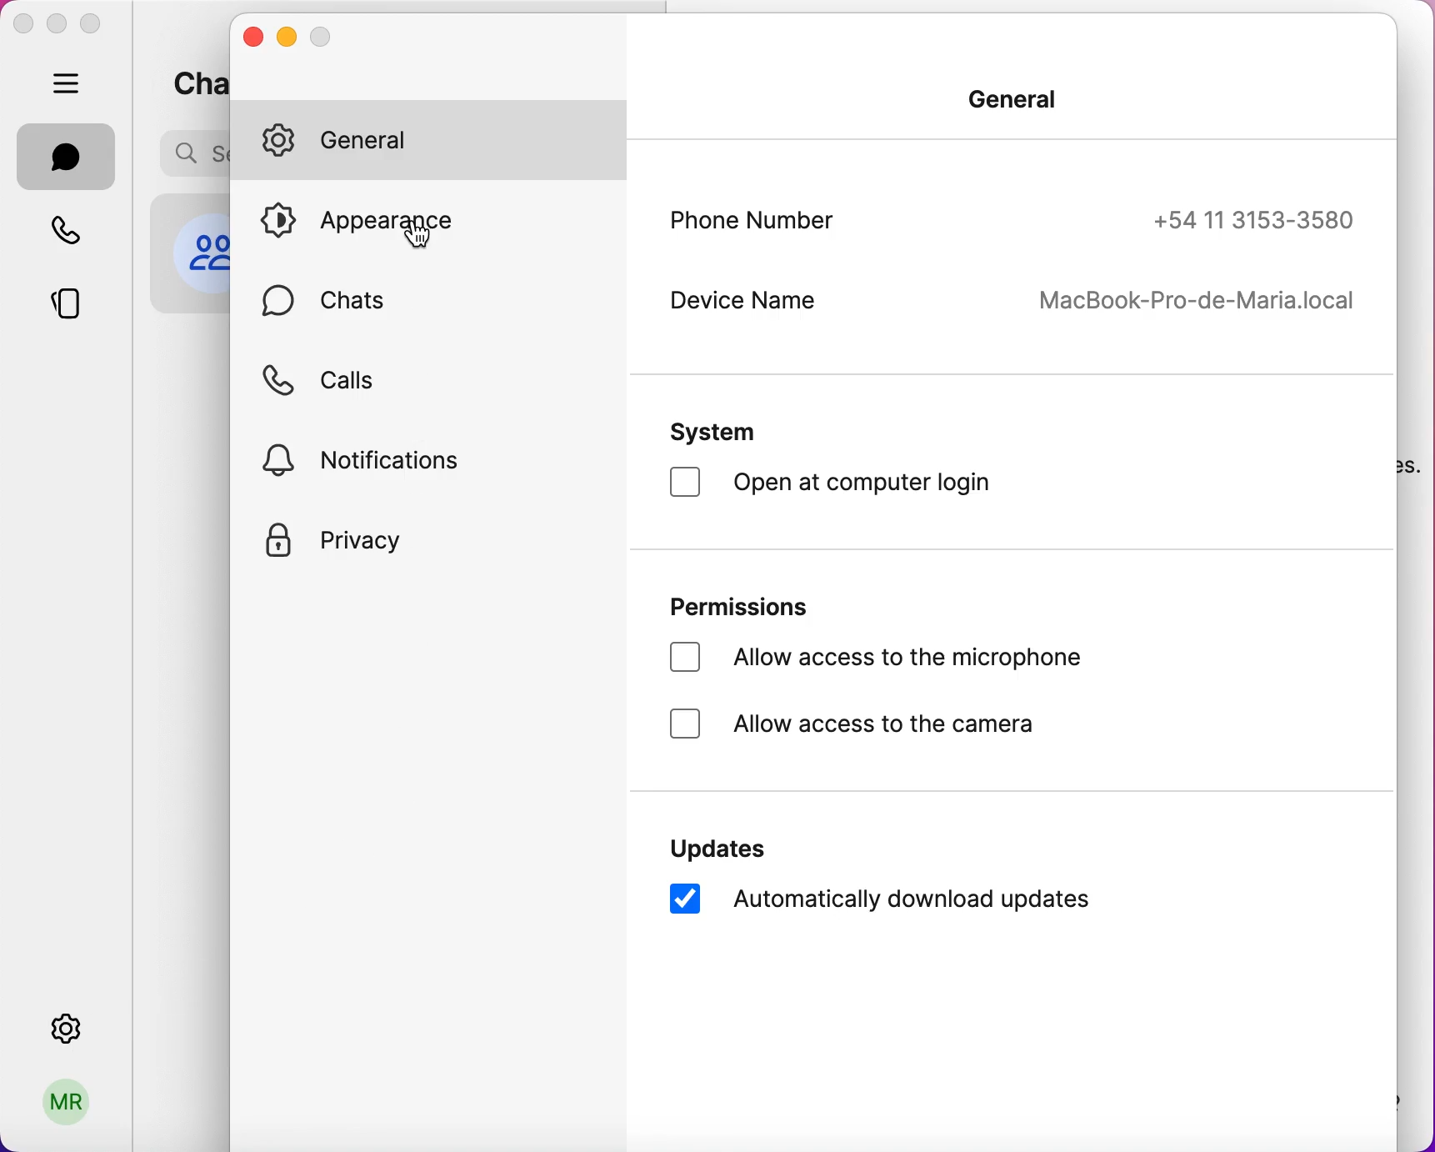  Describe the element at coordinates (353, 547) in the screenshot. I see `privacy` at that location.